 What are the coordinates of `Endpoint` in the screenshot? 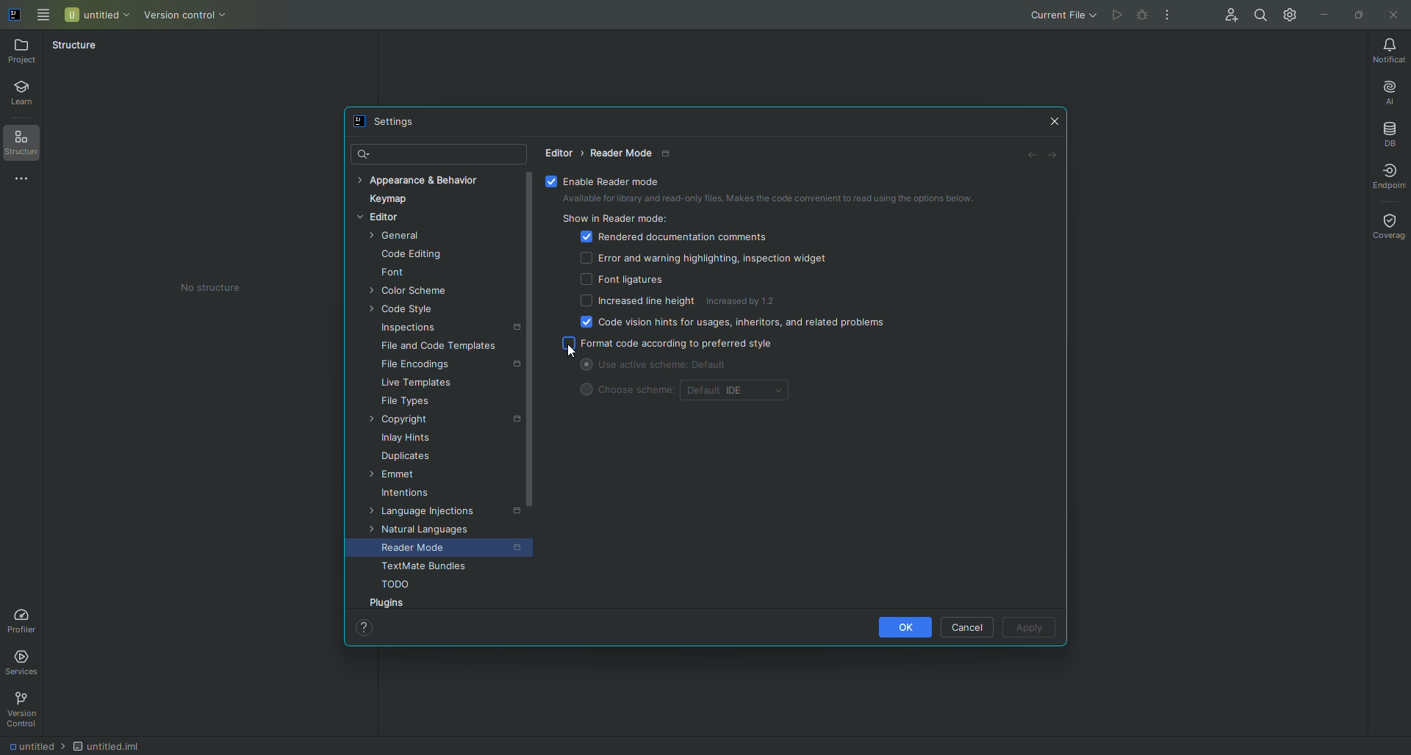 It's located at (1390, 177).